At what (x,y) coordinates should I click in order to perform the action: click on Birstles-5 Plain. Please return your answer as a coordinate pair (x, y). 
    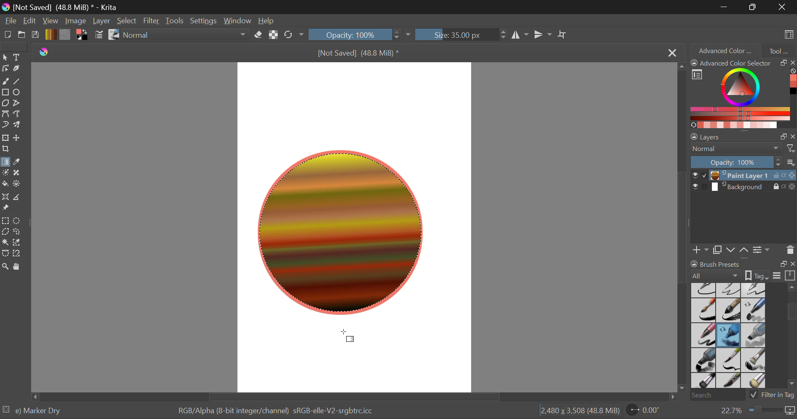
    Looking at the image, I should click on (755, 381).